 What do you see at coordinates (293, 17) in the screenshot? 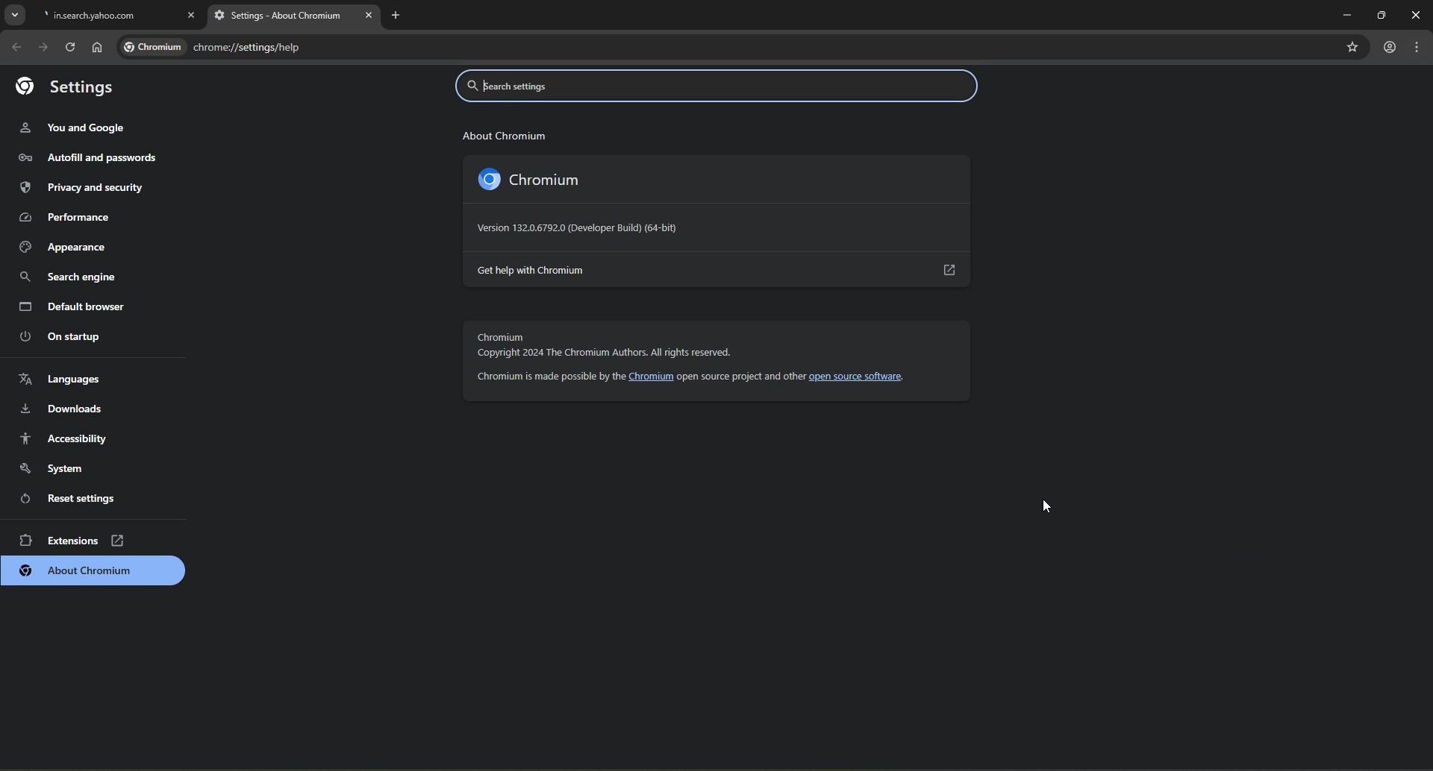
I see `Settings about chromium` at bounding box center [293, 17].